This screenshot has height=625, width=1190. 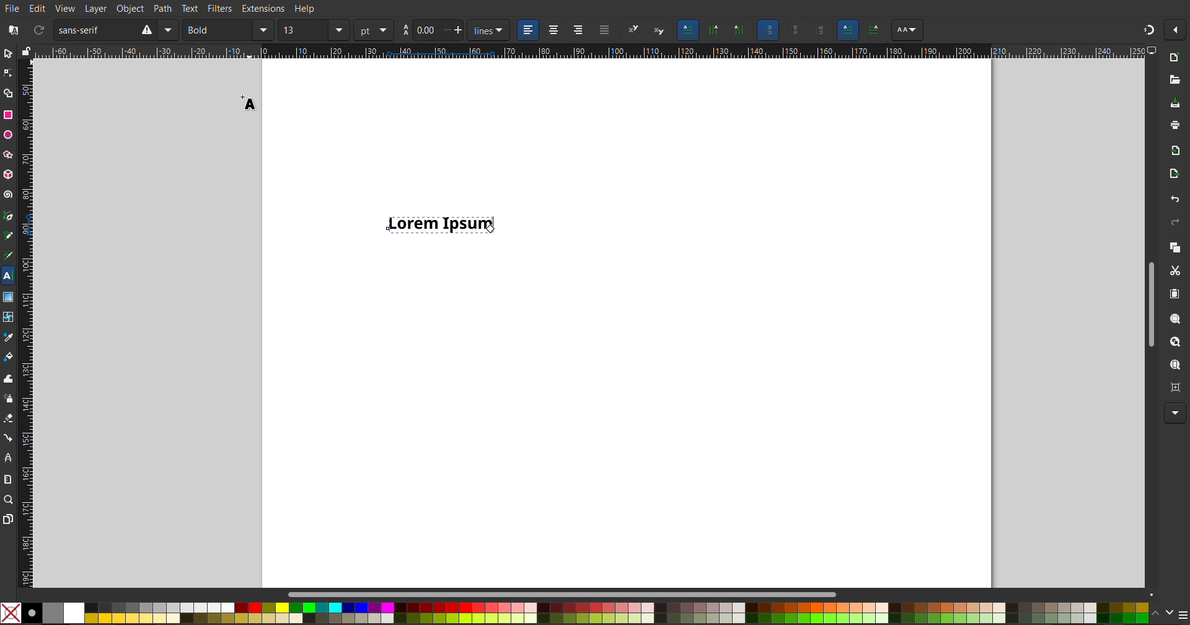 I want to click on Vertical text right to left, so click(x=713, y=31).